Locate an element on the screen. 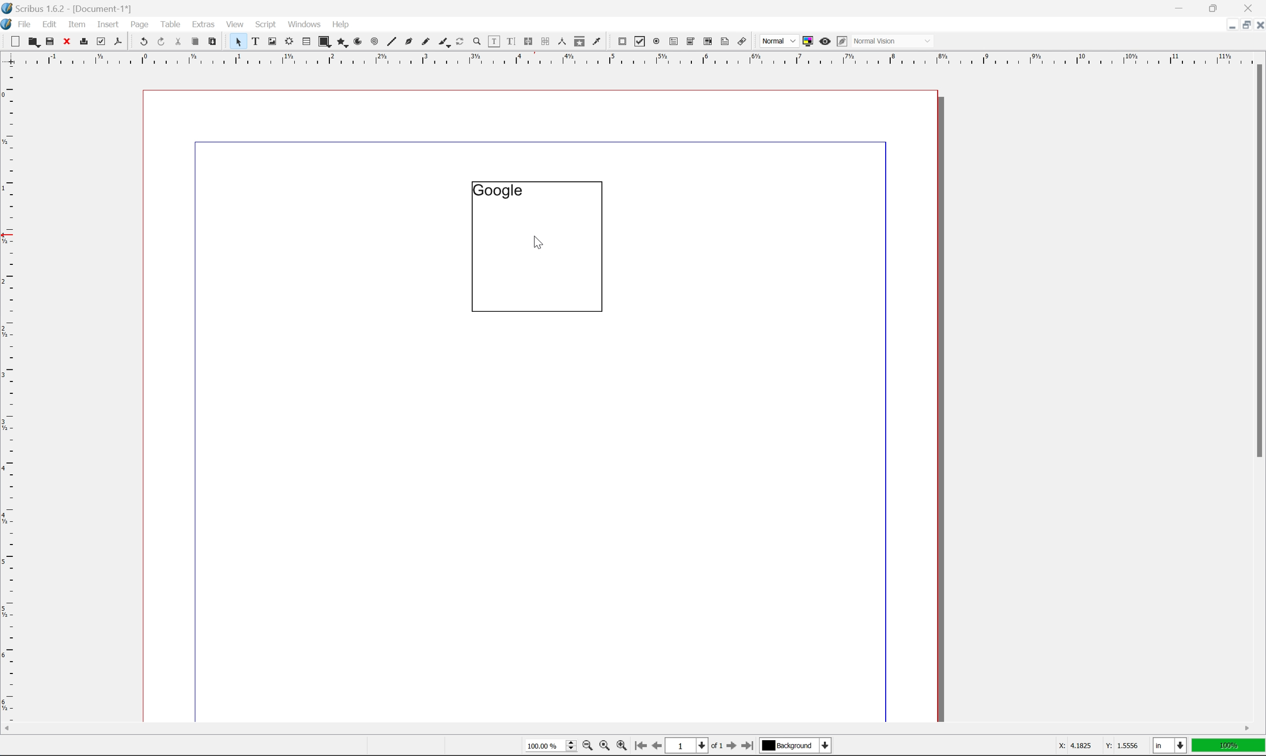 The image size is (1266, 756). copy is located at coordinates (197, 42).